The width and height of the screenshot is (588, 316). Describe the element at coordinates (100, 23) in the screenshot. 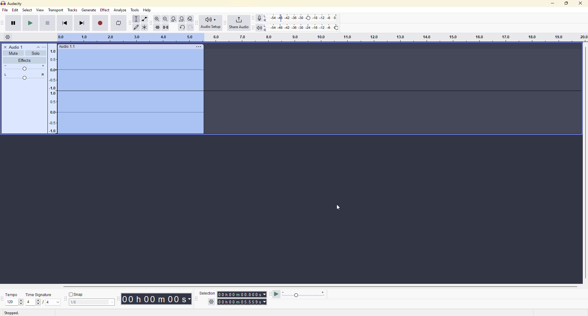

I see `record` at that location.